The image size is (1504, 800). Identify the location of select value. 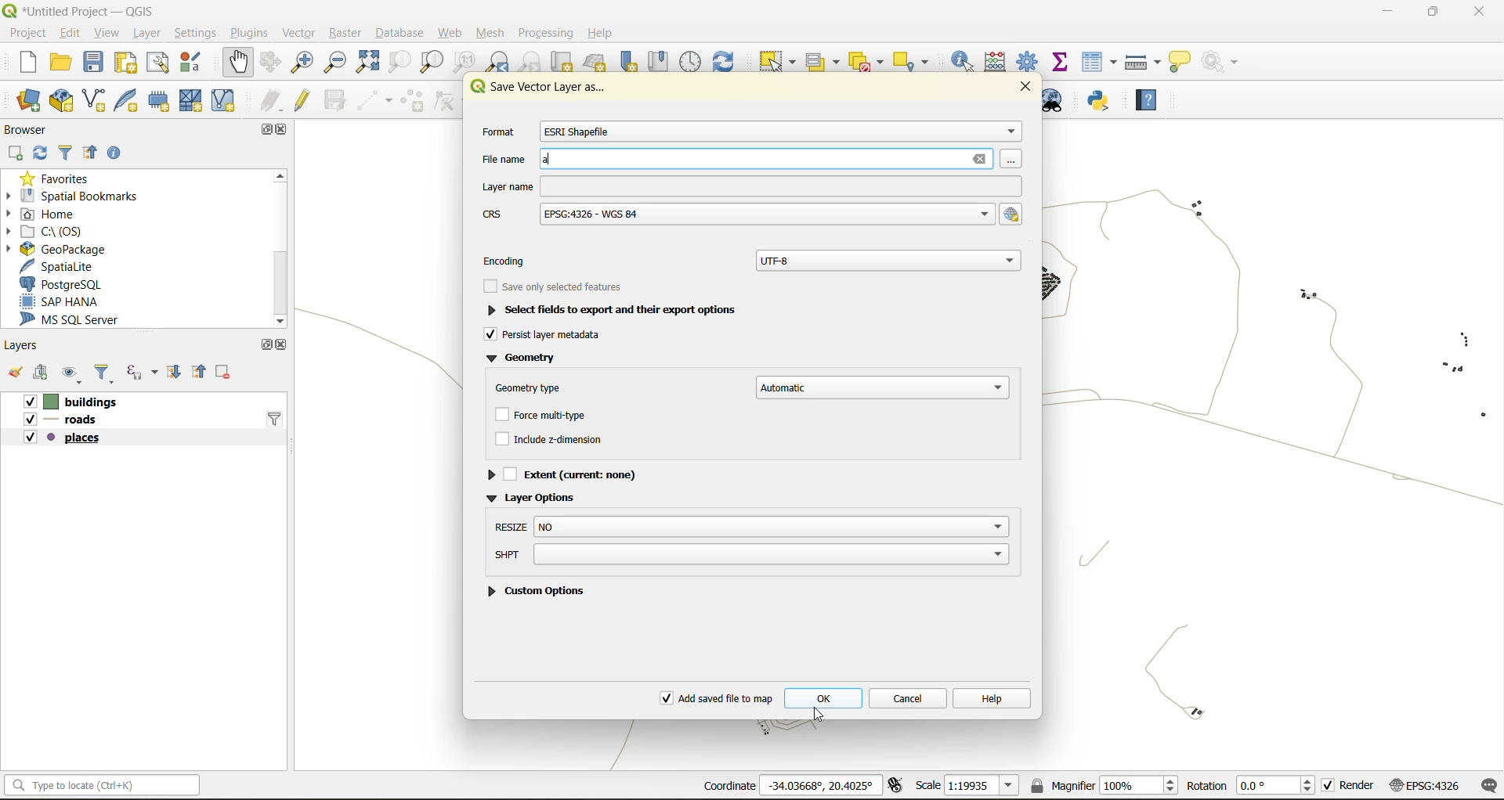
(821, 61).